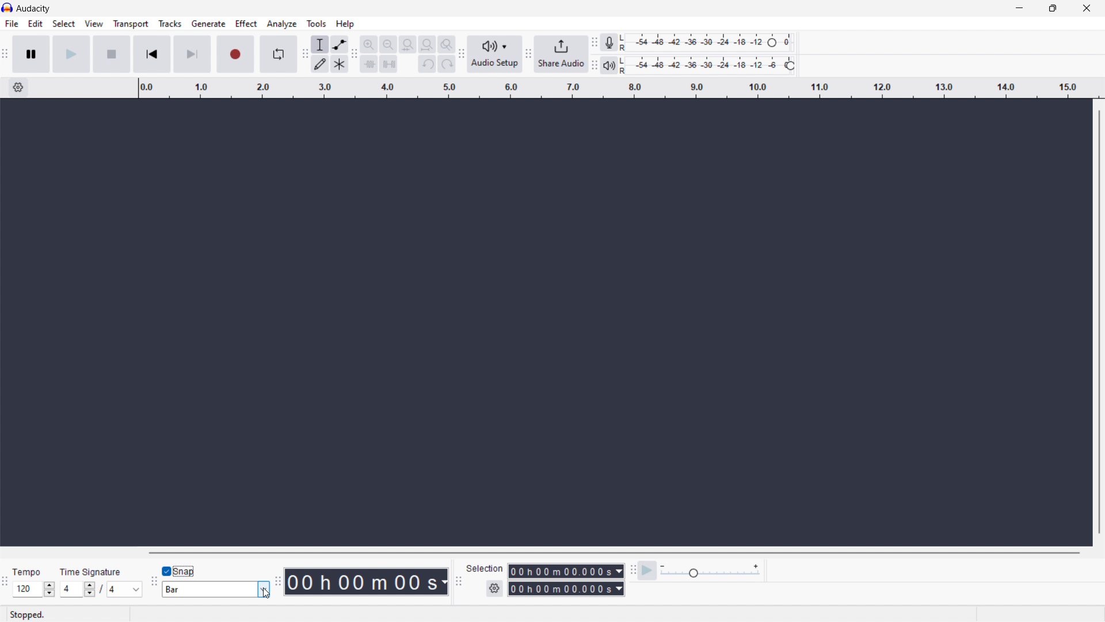  Describe the element at coordinates (388, 65) in the screenshot. I see `silence audio selection` at that location.